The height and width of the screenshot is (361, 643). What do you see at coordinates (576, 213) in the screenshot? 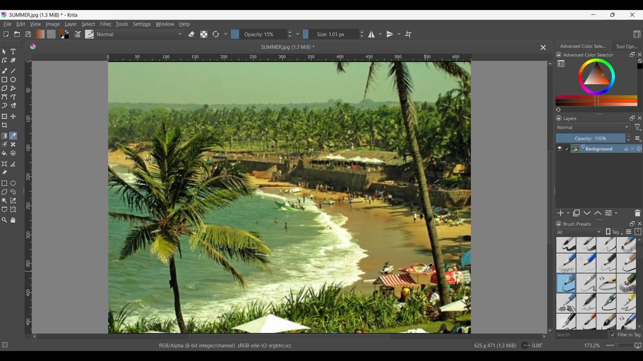
I see `Duplicate layer or mask` at bounding box center [576, 213].